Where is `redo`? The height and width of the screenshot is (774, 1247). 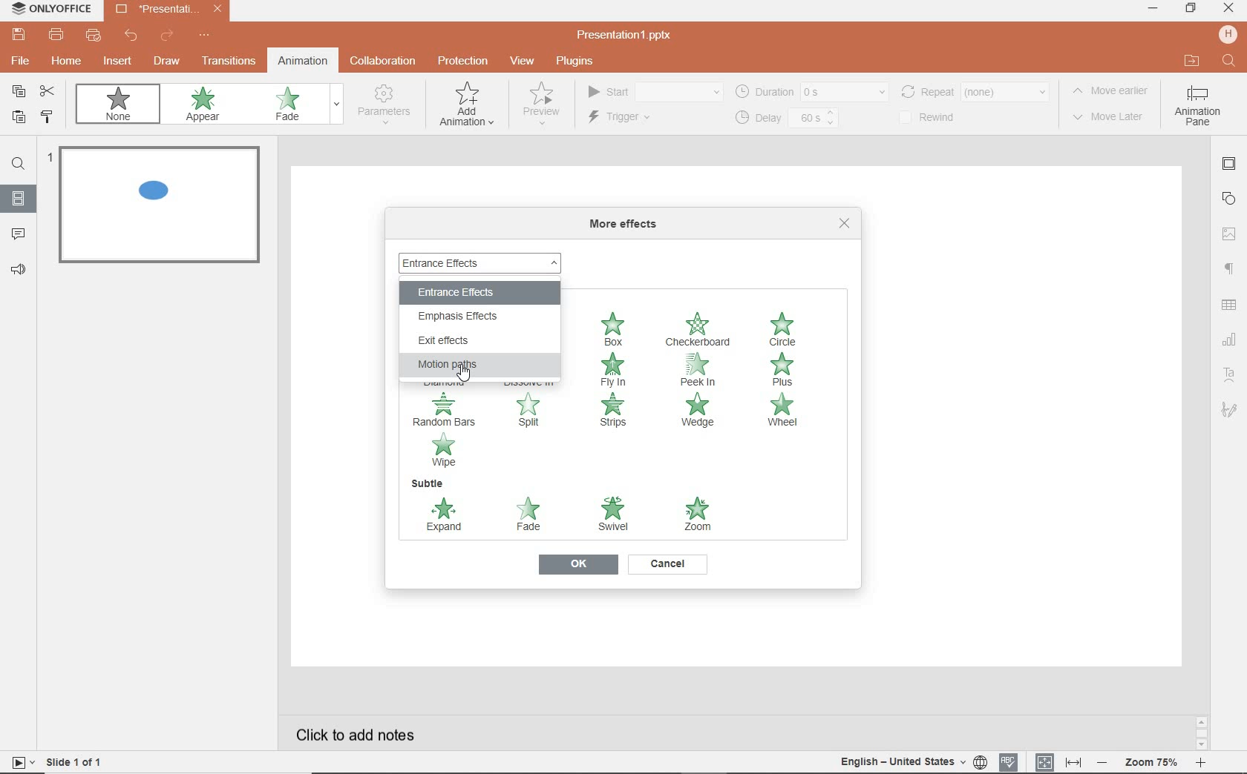 redo is located at coordinates (166, 36).